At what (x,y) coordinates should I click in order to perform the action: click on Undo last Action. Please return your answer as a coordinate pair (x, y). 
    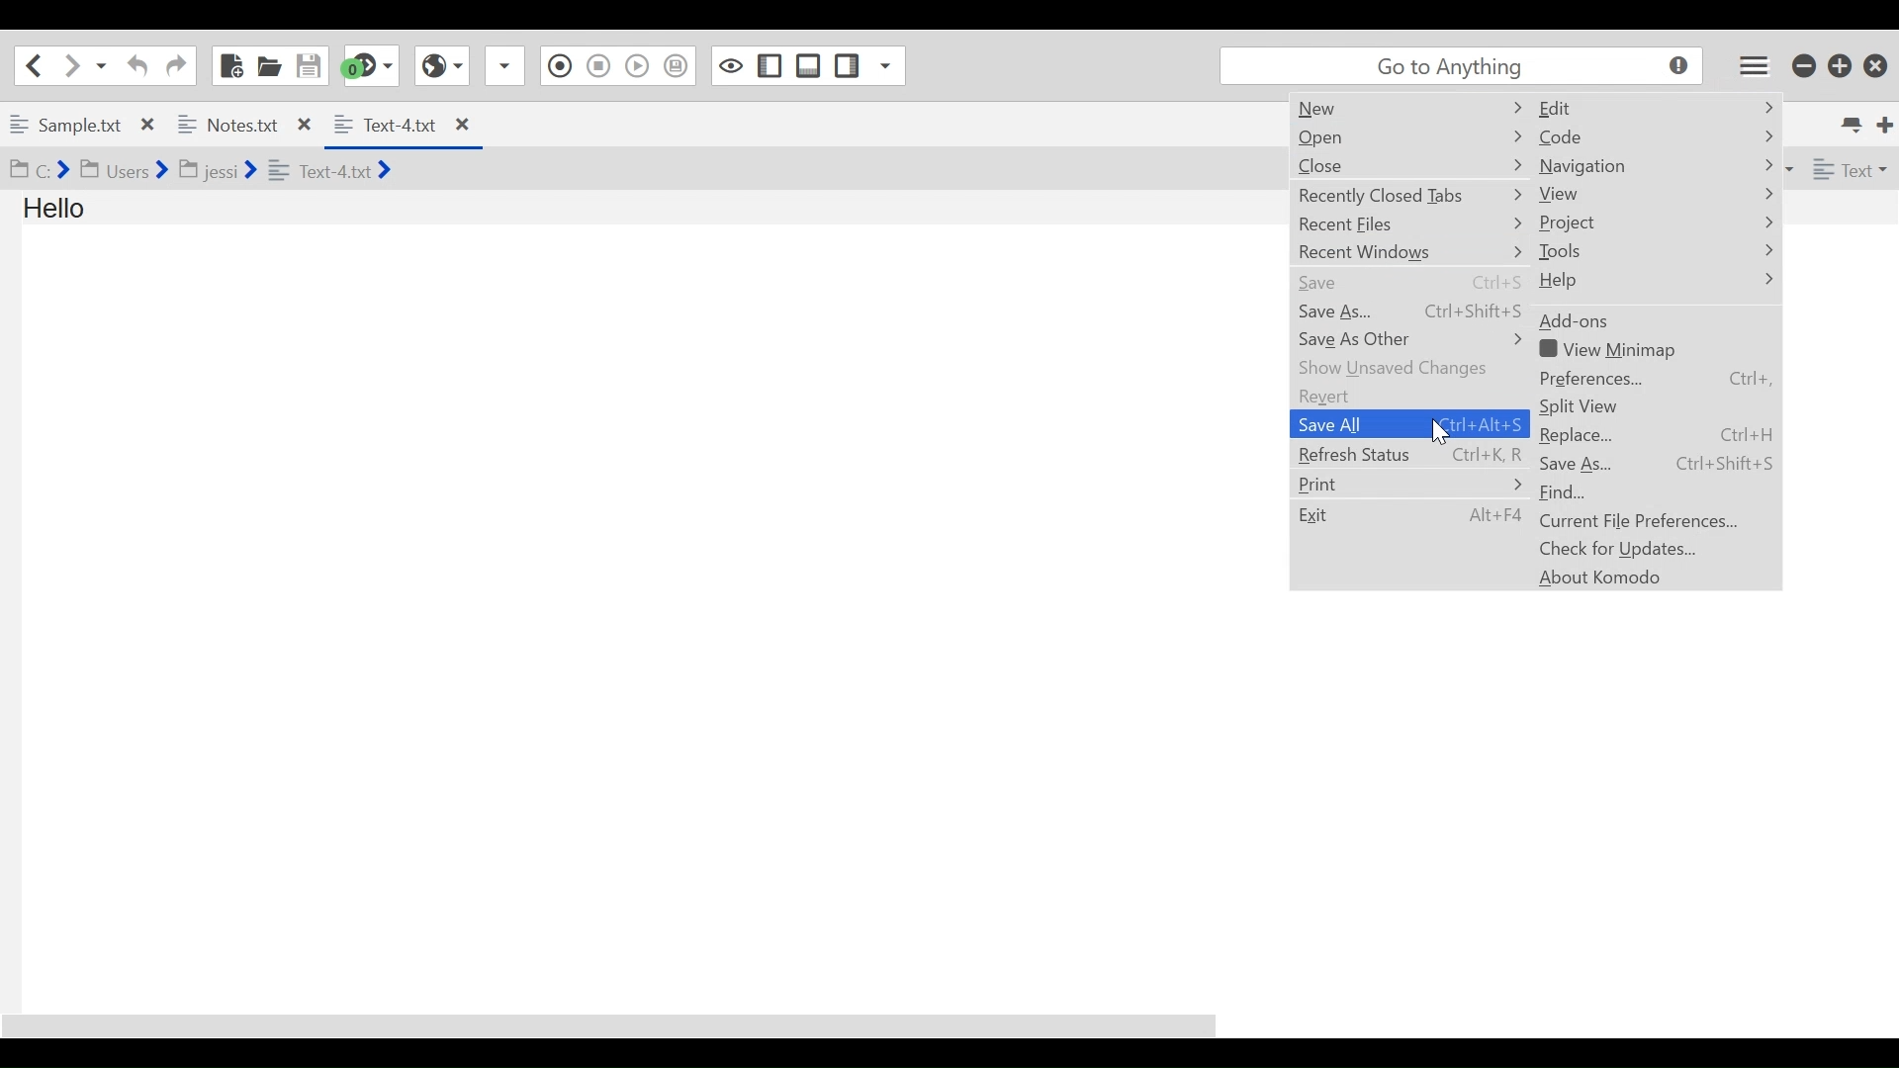
    Looking at the image, I should click on (136, 65).